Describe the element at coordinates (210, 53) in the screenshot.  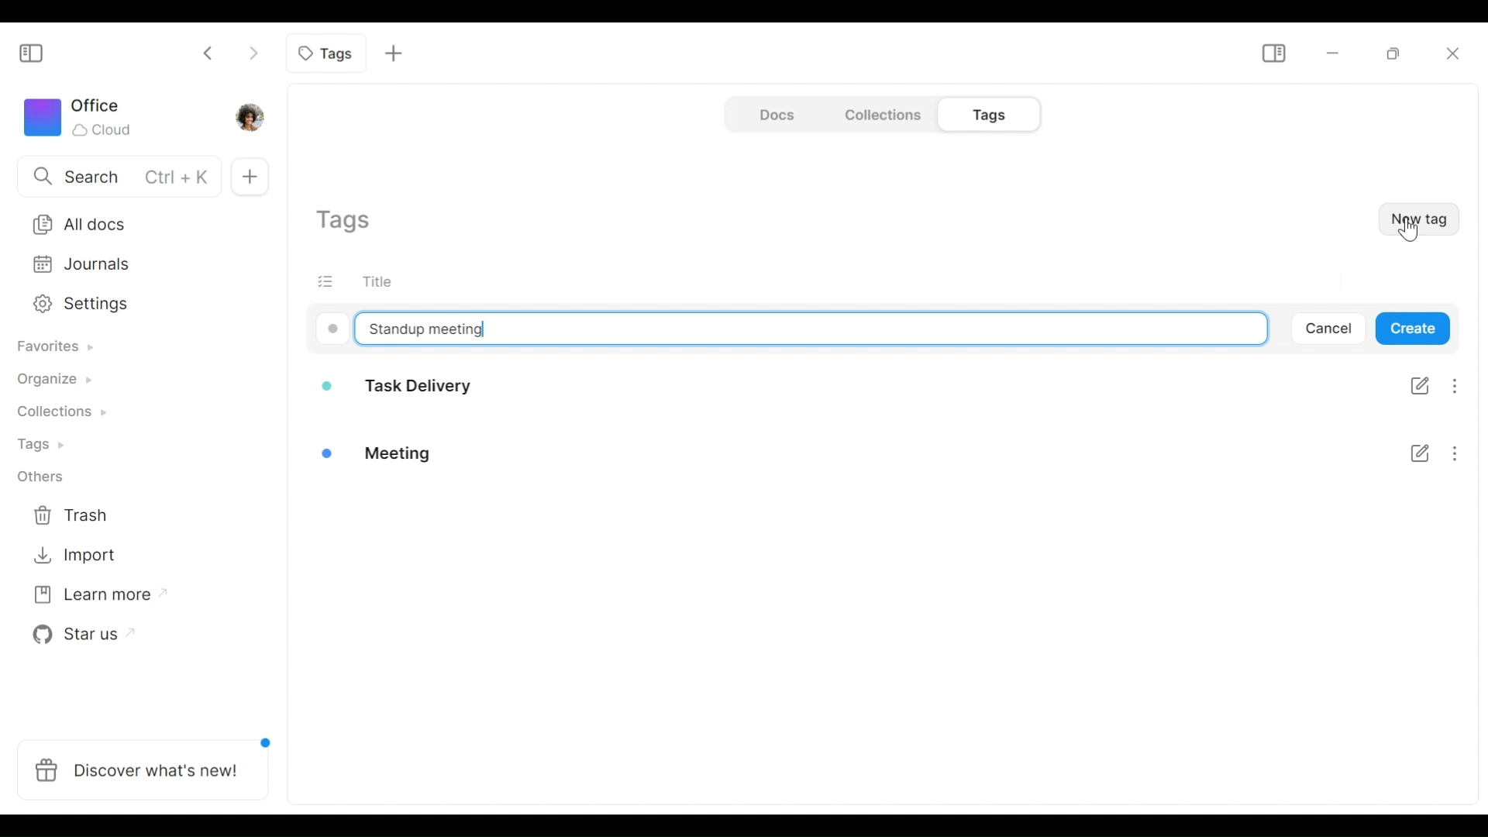
I see `Click to go back` at that location.